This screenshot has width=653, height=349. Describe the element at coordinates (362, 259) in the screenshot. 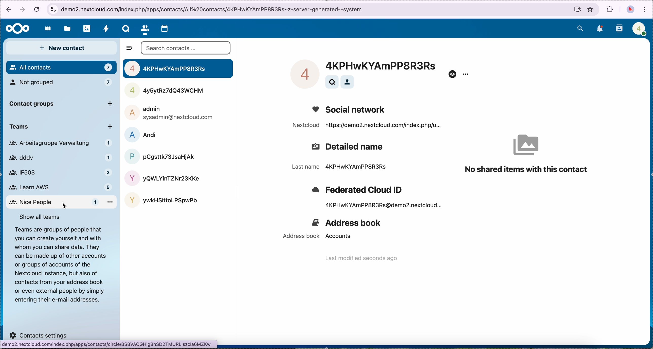

I see `last modified seconds ago` at that location.